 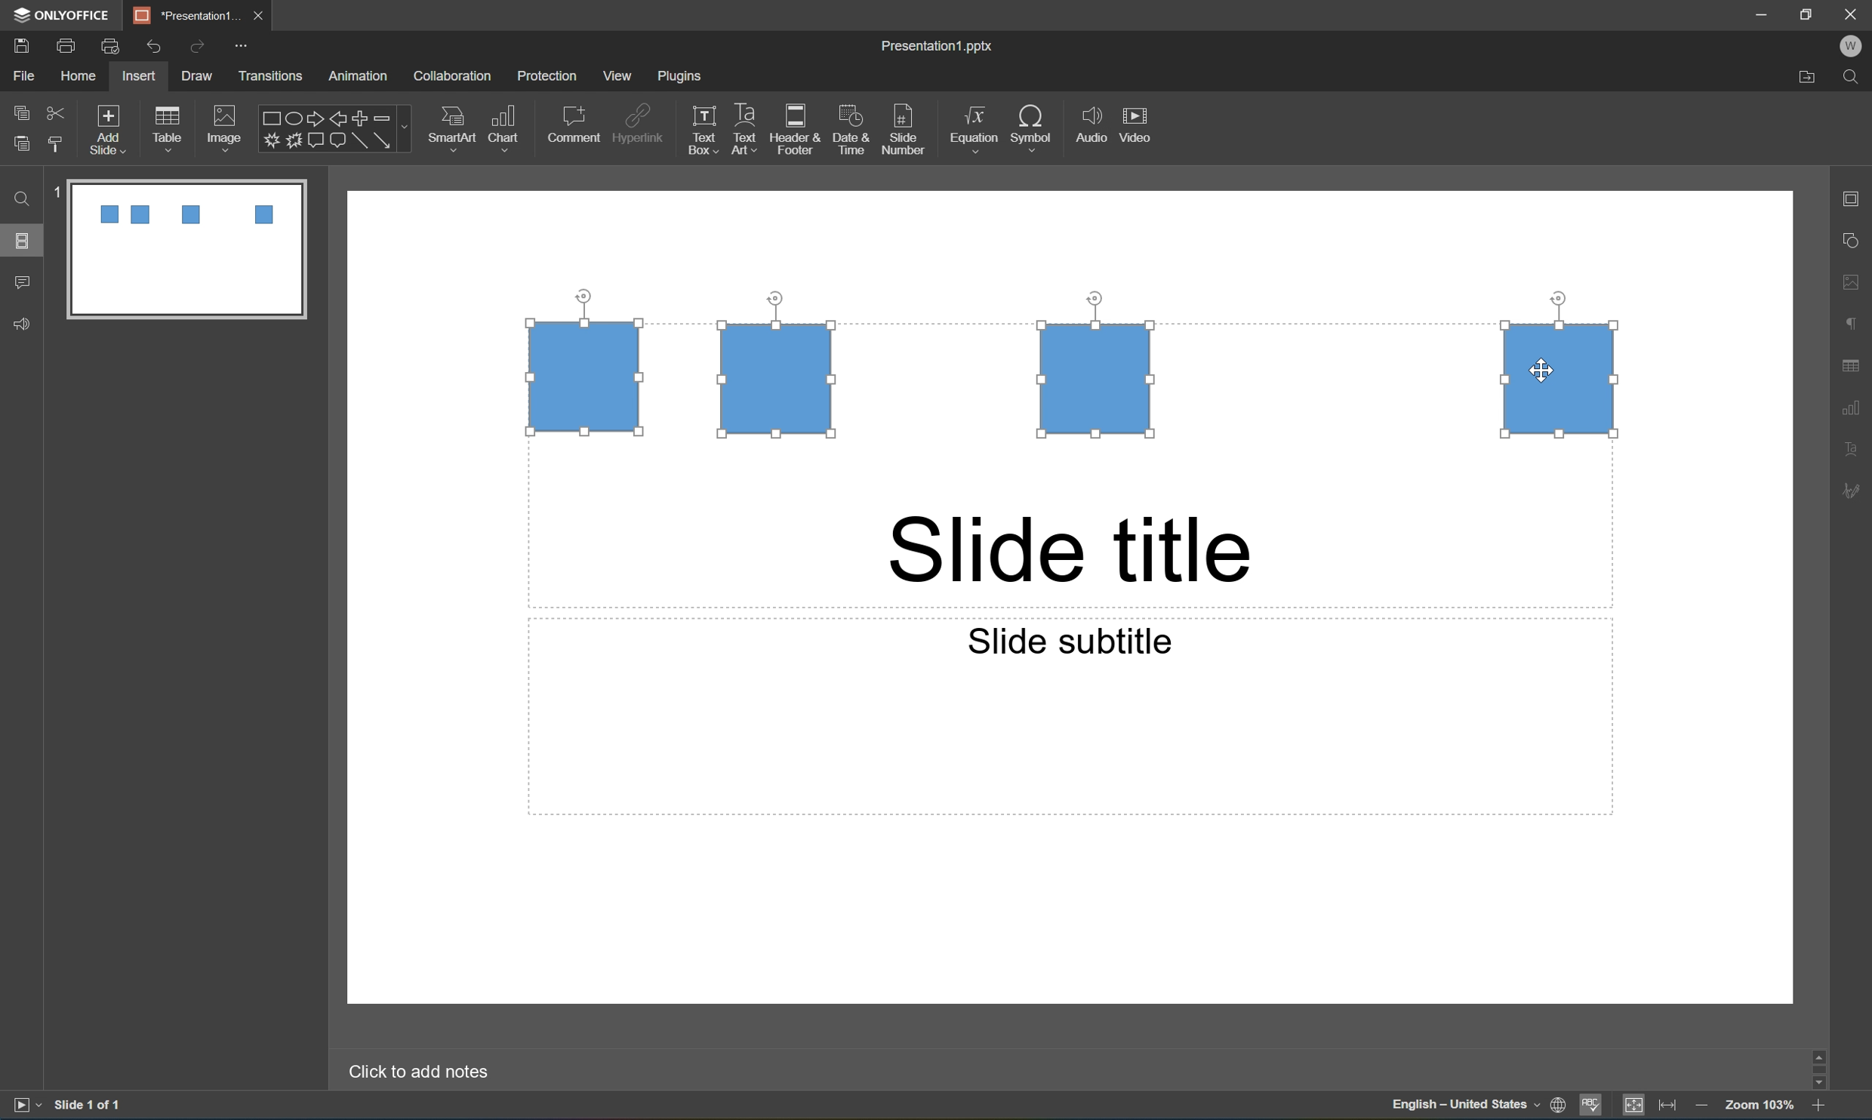 What do you see at coordinates (1809, 11) in the screenshot?
I see `restore down` at bounding box center [1809, 11].